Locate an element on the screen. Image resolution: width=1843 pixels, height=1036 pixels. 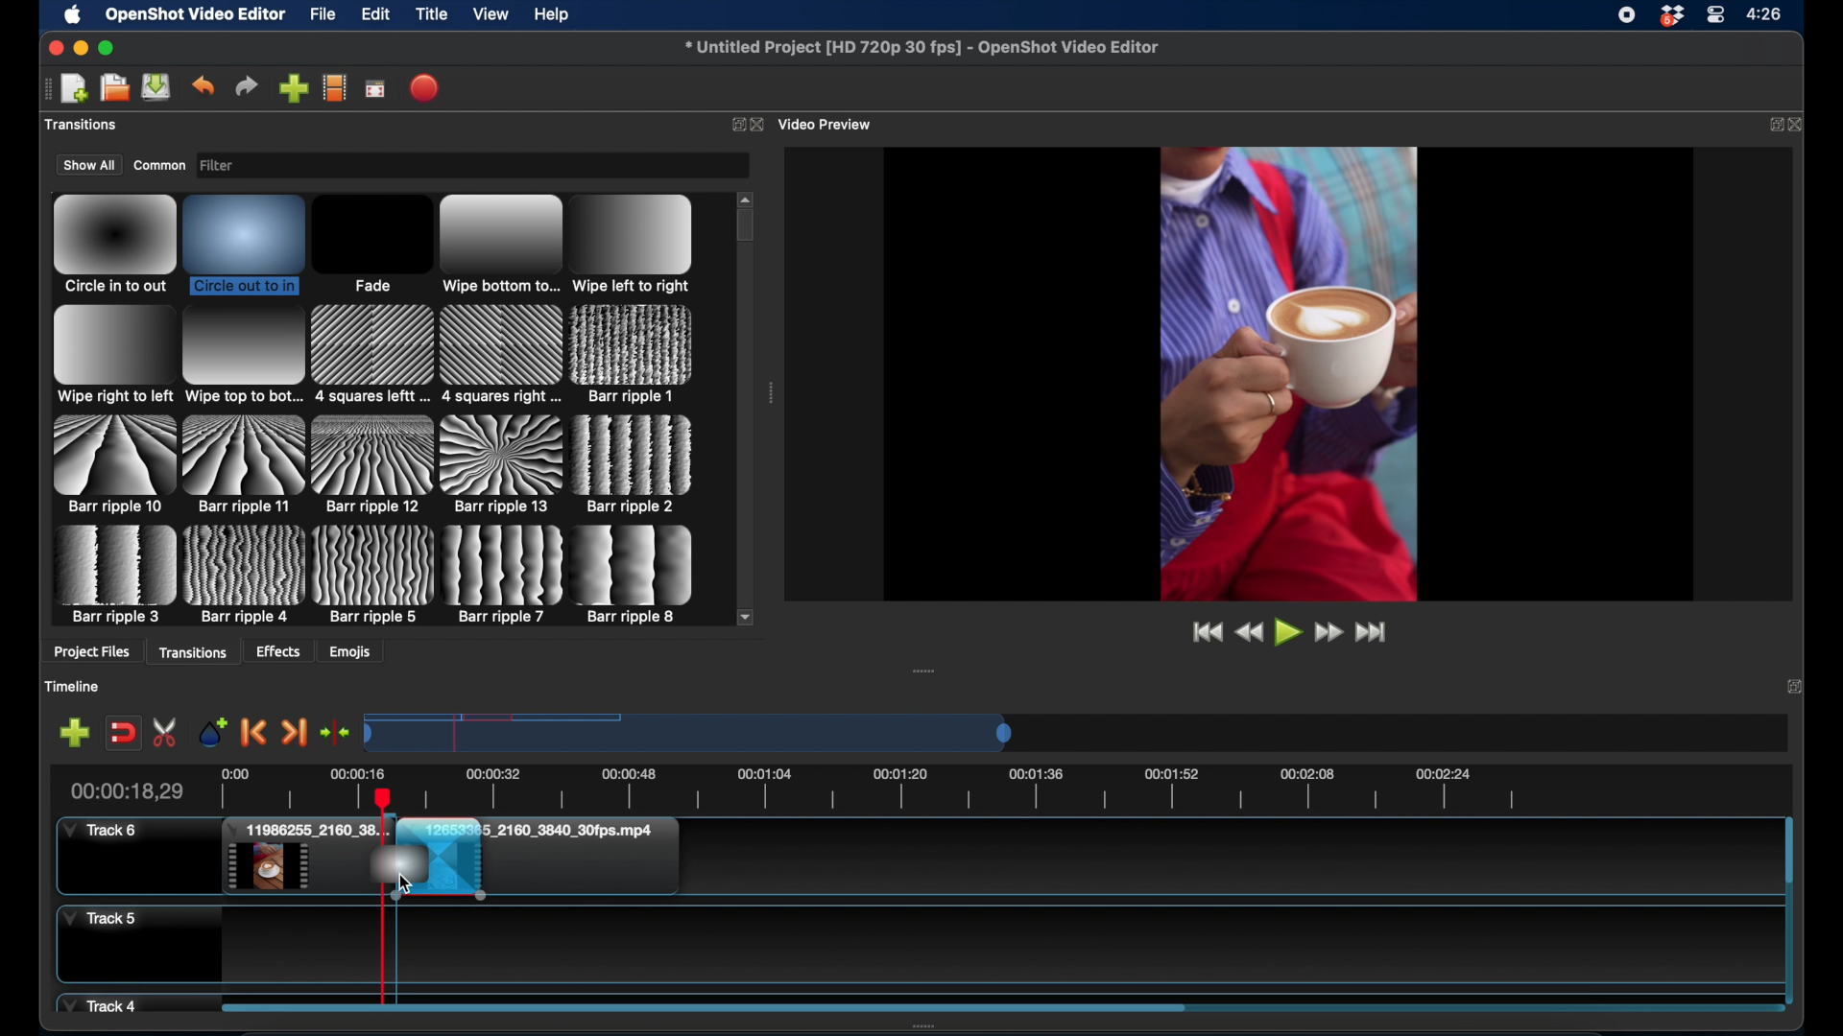
file name is located at coordinates (923, 48).